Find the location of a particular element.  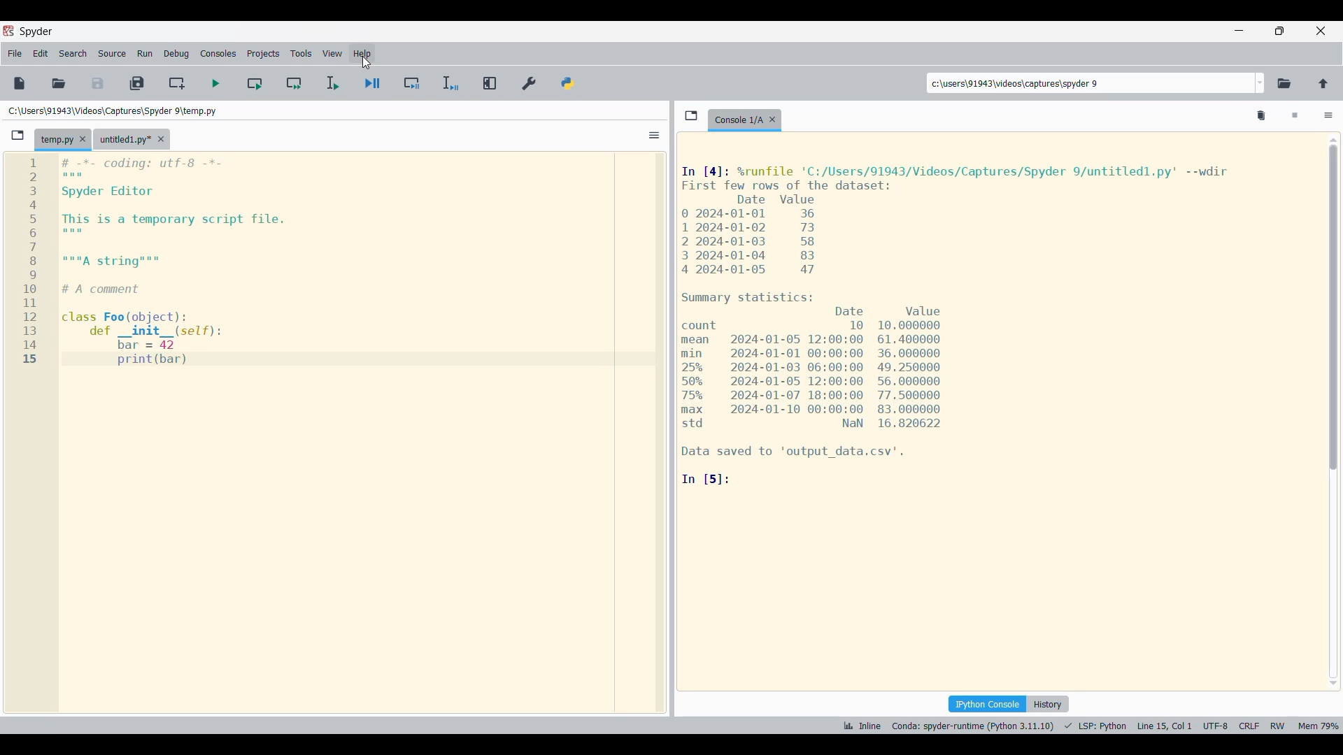

Save file is located at coordinates (97, 83).